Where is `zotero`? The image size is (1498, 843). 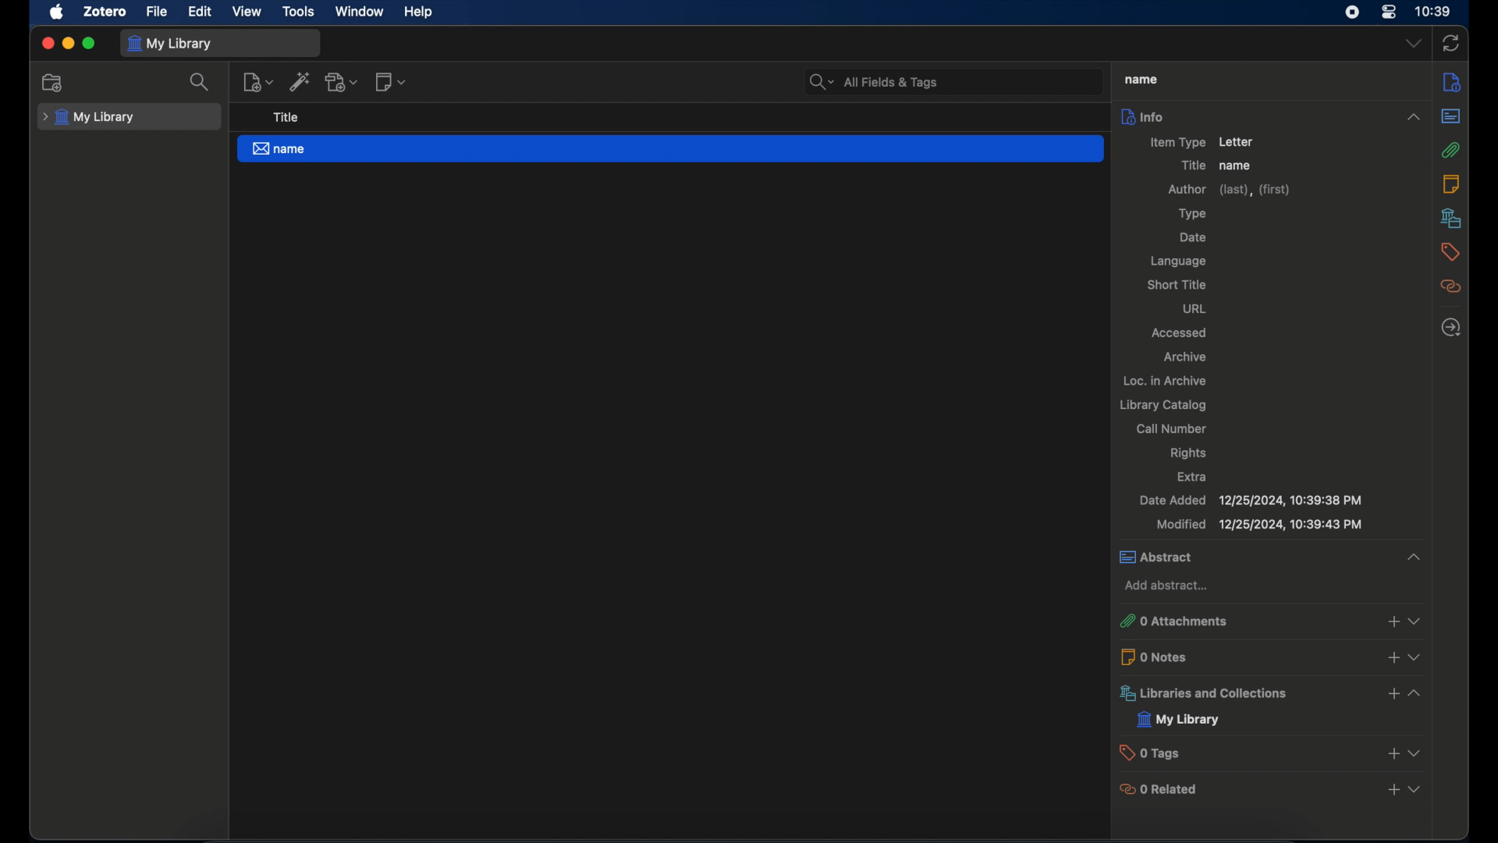 zotero is located at coordinates (106, 11).